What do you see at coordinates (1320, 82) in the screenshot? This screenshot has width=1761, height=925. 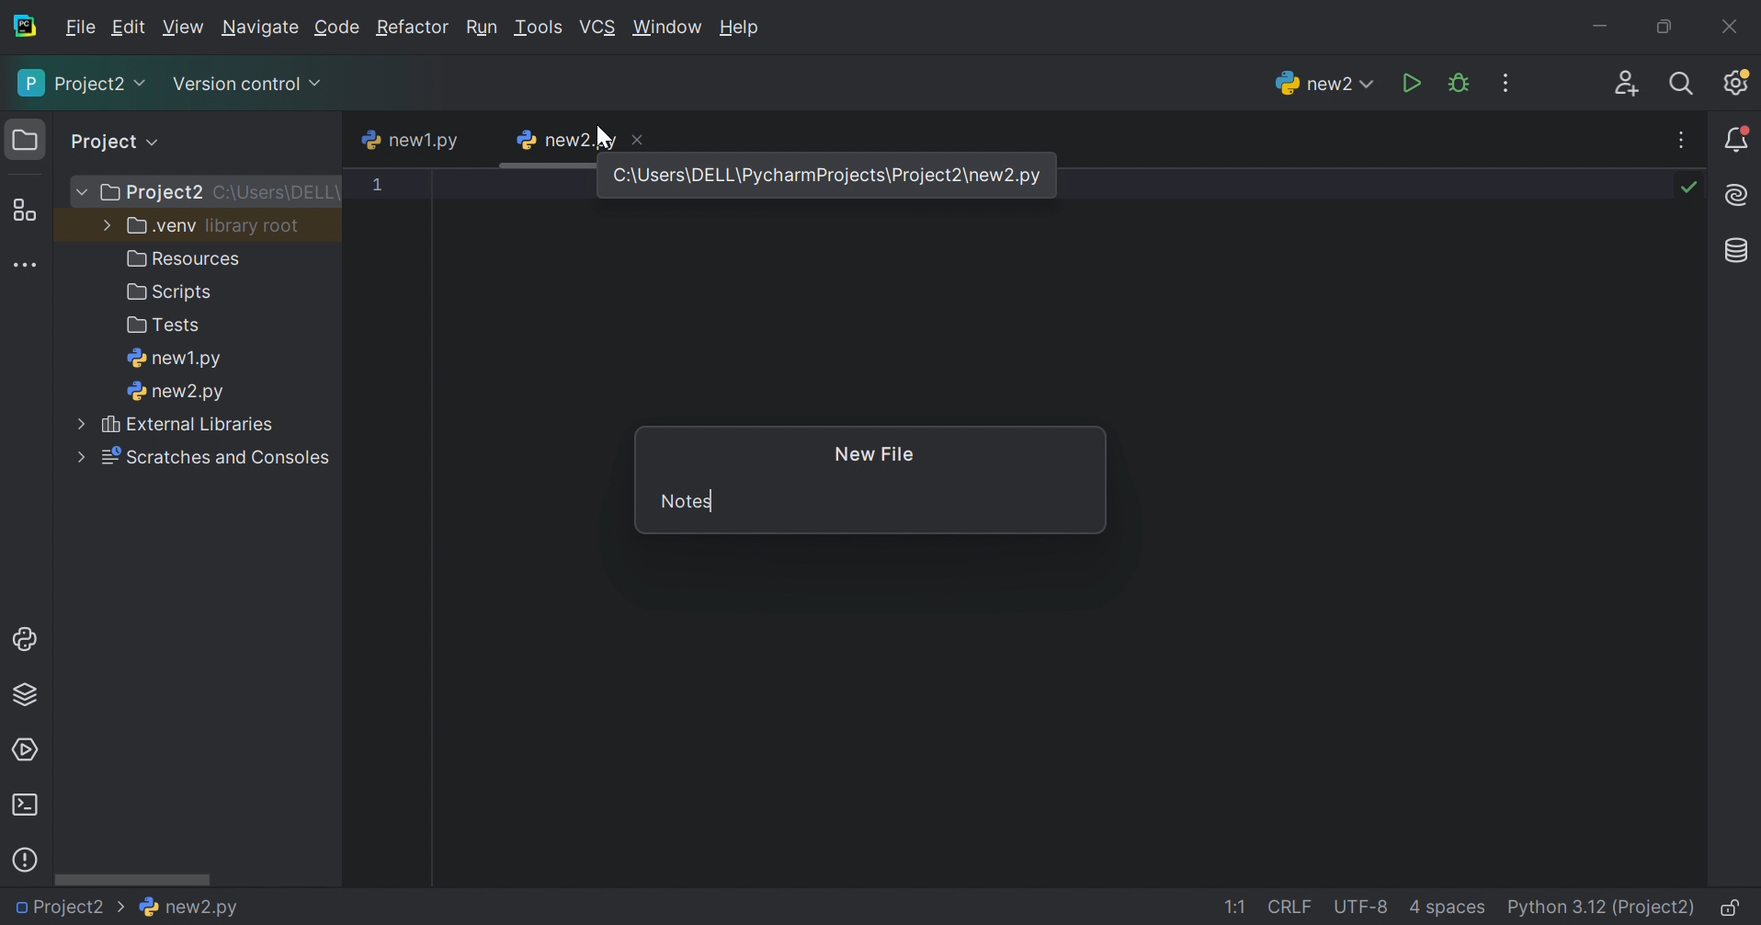 I see `new2.py` at bounding box center [1320, 82].